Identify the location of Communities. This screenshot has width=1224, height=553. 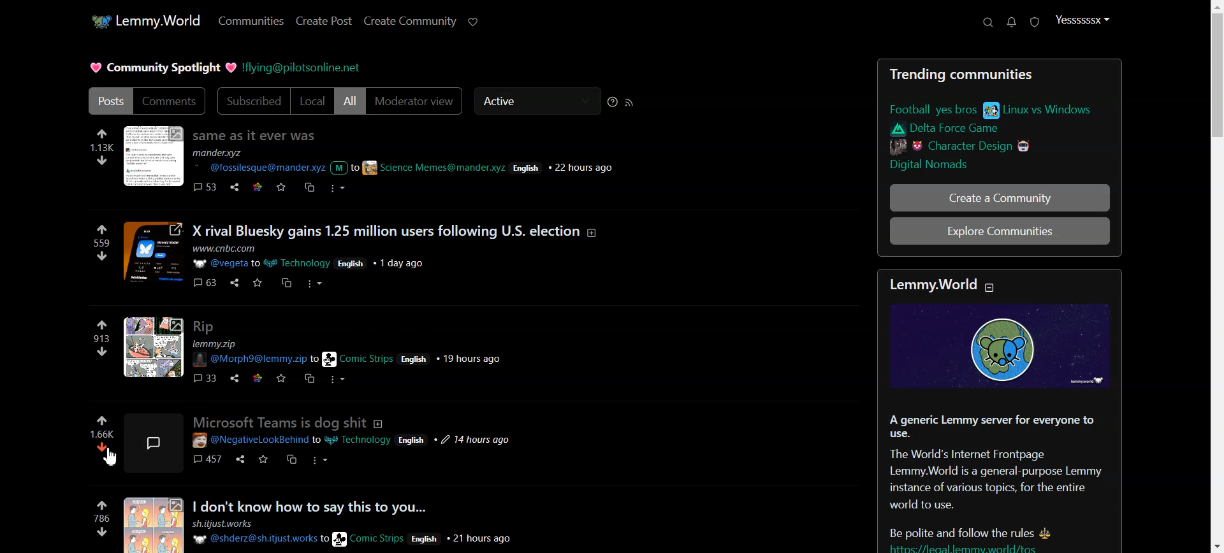
(251, 20).